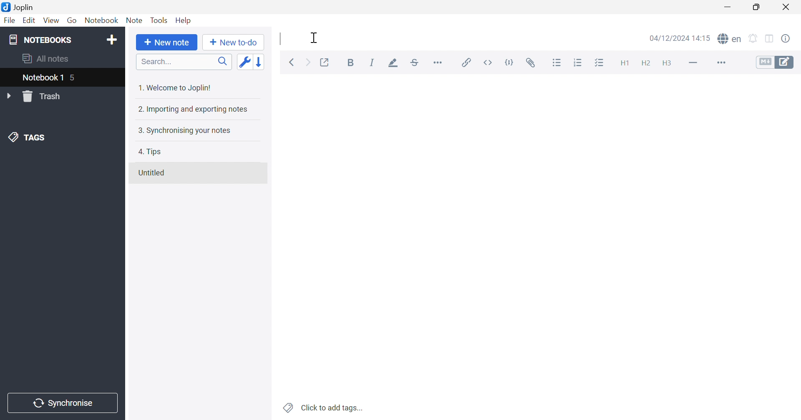 The width and height of the screenshot is (801, 420). What do you see at coordinates (415, 63) in the screenshot?
I see `Strikethrough` at bounding box center [415, 63].